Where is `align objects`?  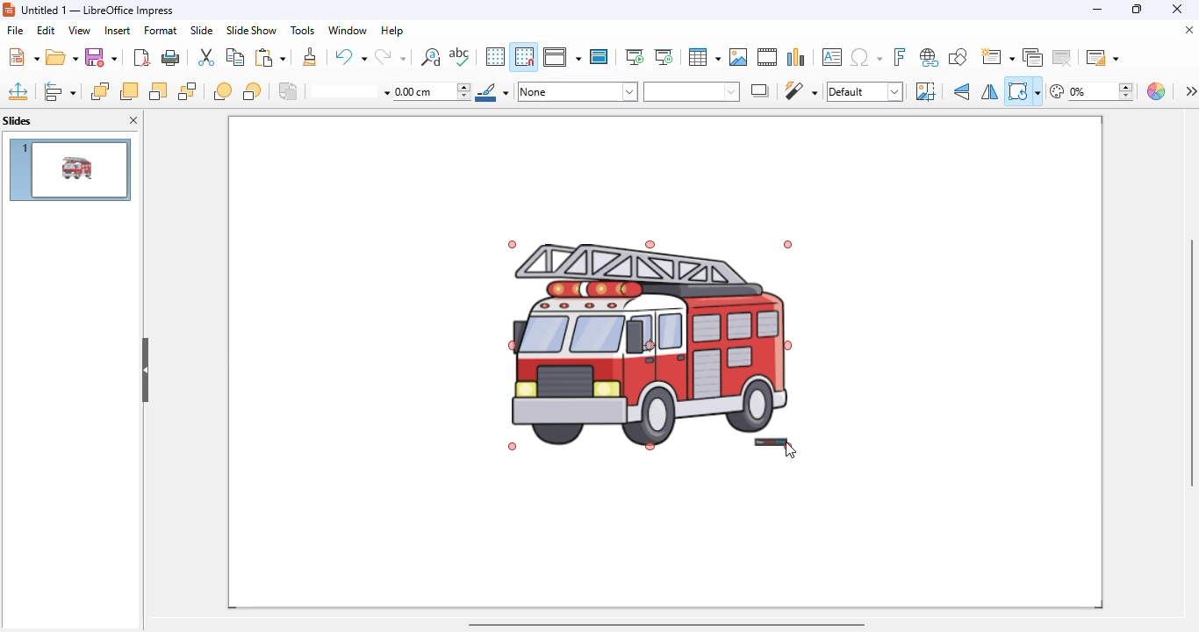
align objects is located at coordinates (60, 91).